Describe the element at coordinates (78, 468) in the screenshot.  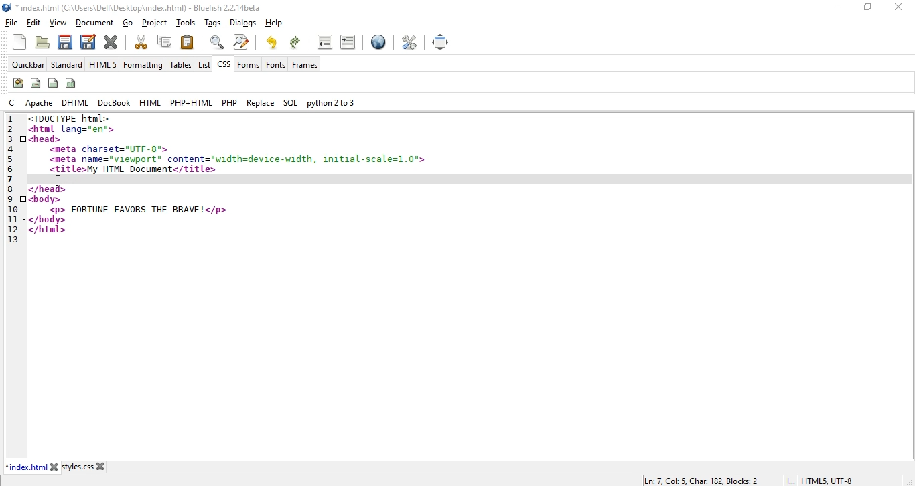
I see `styles.css` at that location.